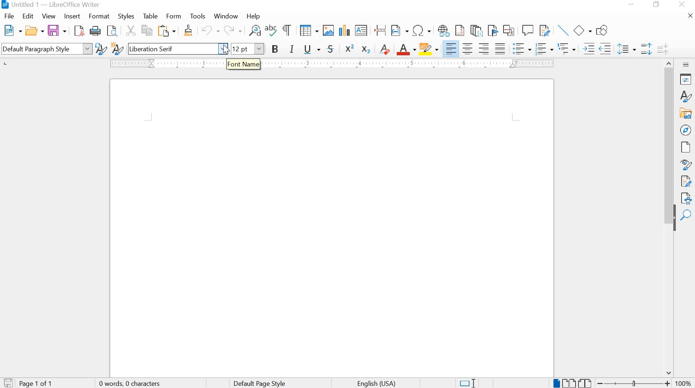 The image size is (695, 388). What do you see at coordinates (686, 215) in the screenshot?
I see `FIND` at bounding box center [686, 215].